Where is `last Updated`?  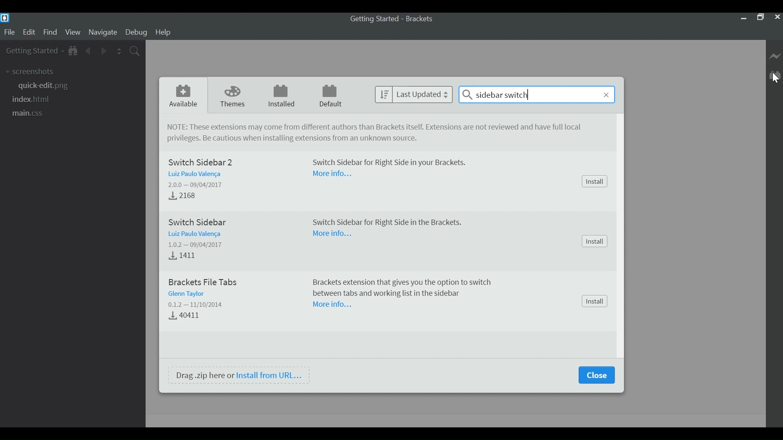
last Updated is located at coordinates (414, 94).